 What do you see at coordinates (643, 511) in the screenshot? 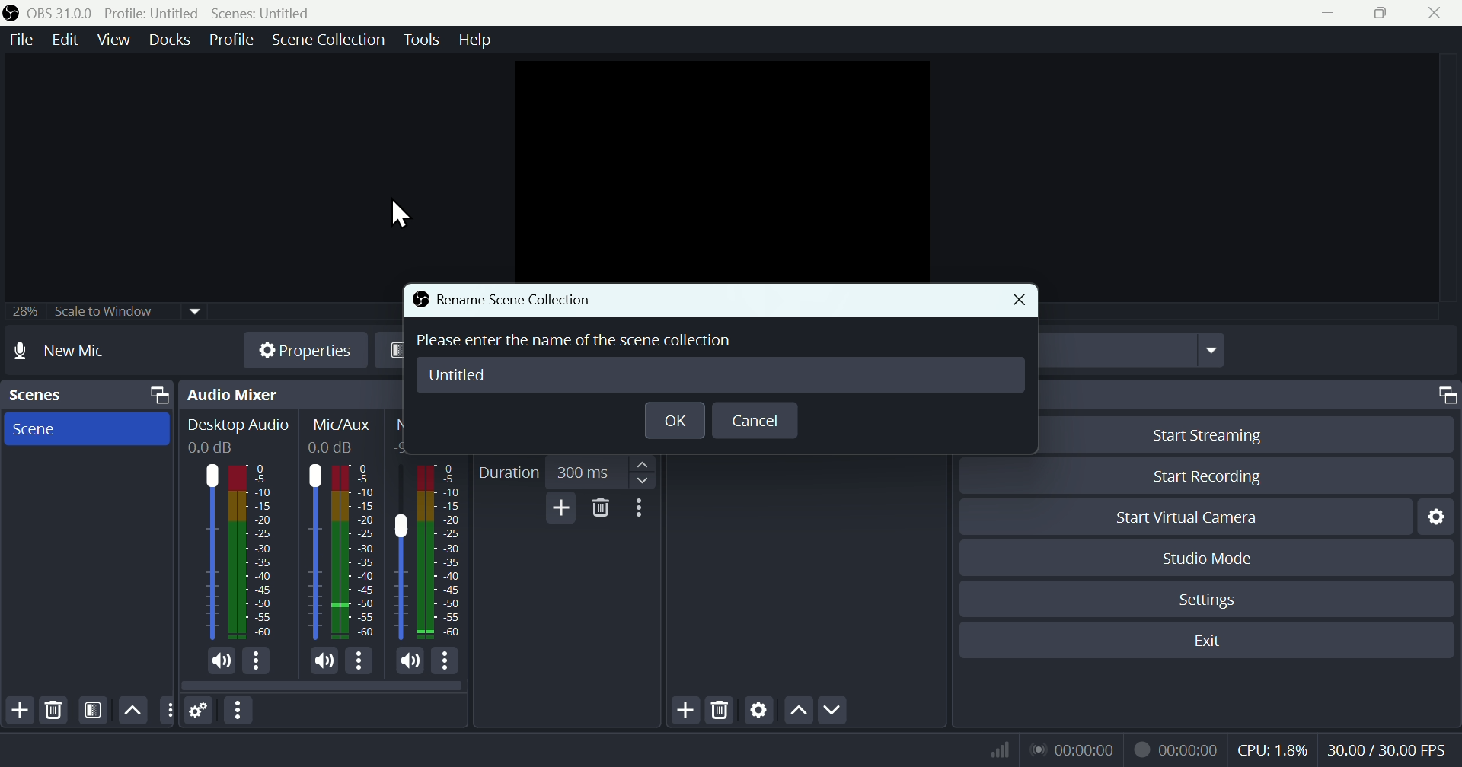
I see `More options` at bounding box center [643, 511].